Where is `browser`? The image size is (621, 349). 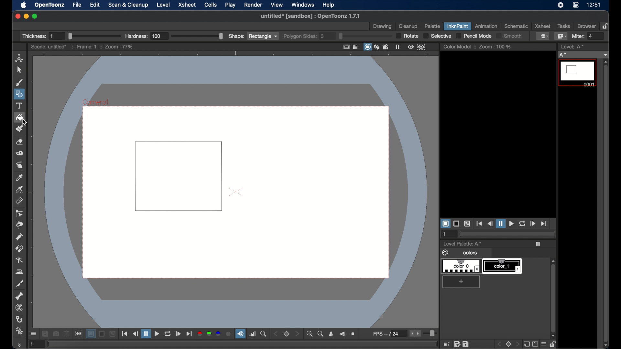
browser is located at coordinates (587, 26).